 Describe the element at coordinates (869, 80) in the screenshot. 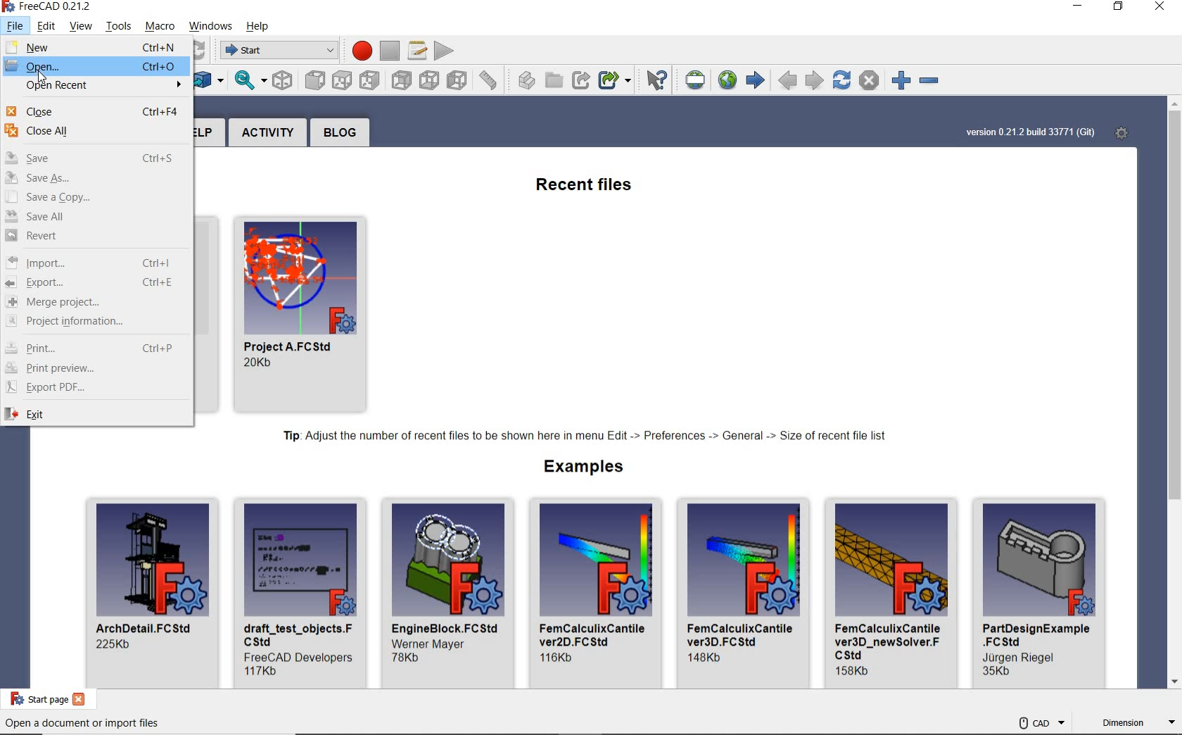

I see `STOP LOADING` at that location.